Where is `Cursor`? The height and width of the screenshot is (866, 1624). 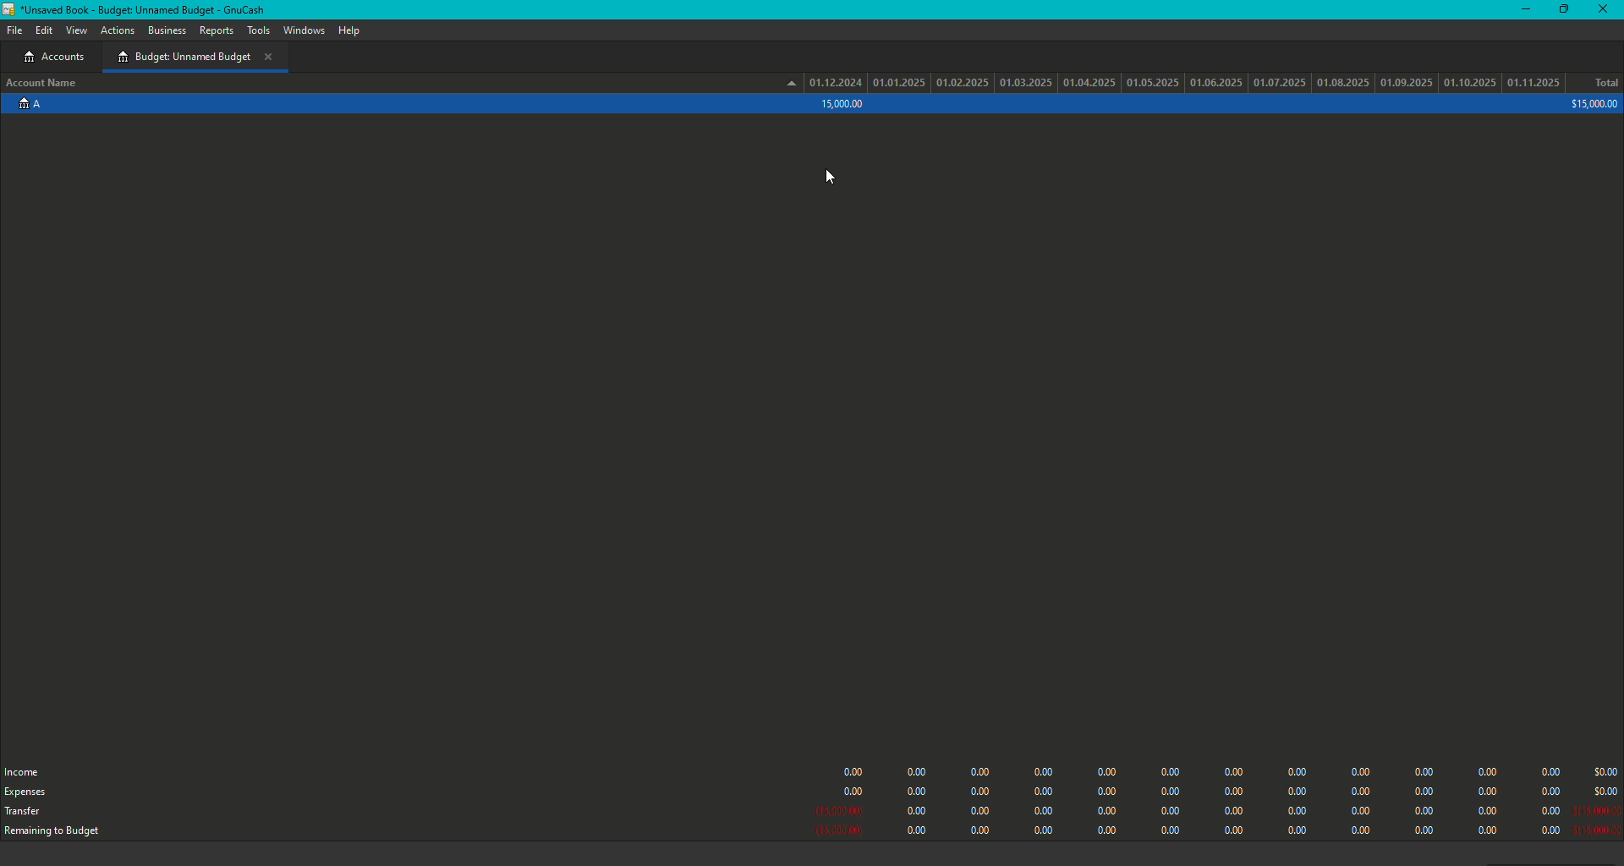
Cursor is located at coordinates (831, 177).